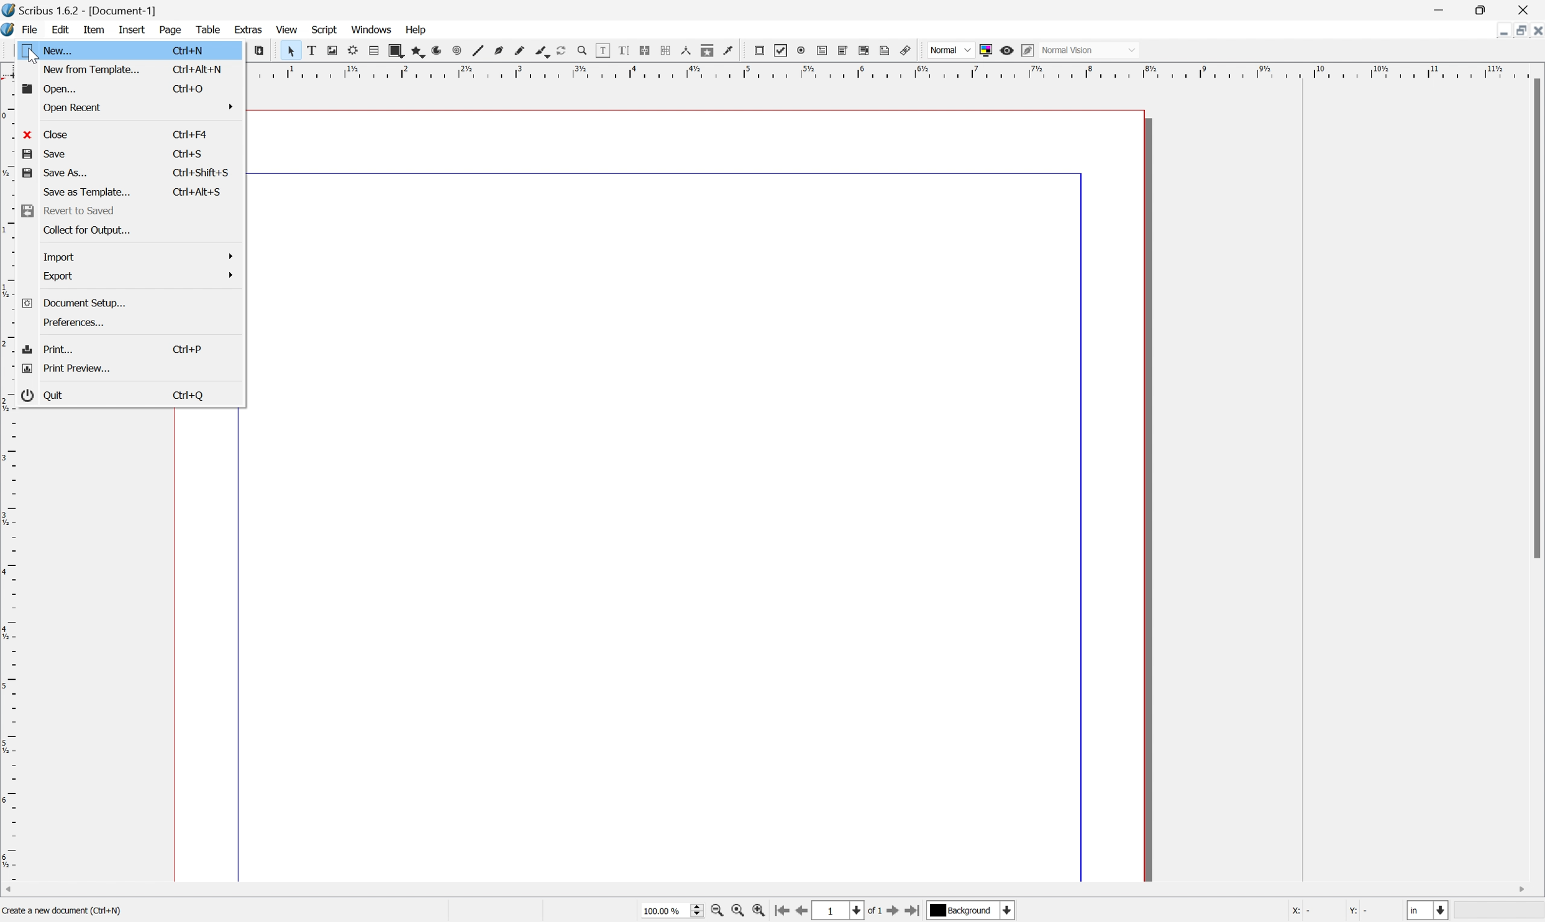 This screenshot has width=1545, height=922. Describe the element at coordinates (762, 911) in the screenshot. I see `zoom in` at that location.